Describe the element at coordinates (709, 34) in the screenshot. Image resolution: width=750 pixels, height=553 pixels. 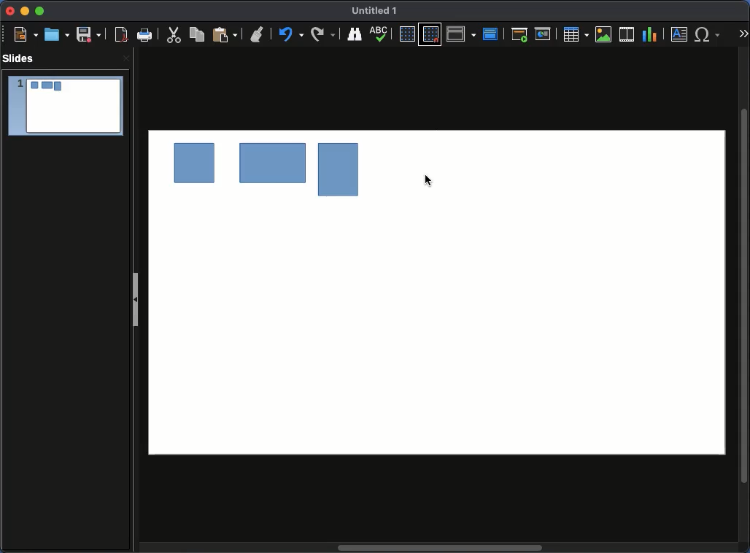
I see `Characters` at that location.